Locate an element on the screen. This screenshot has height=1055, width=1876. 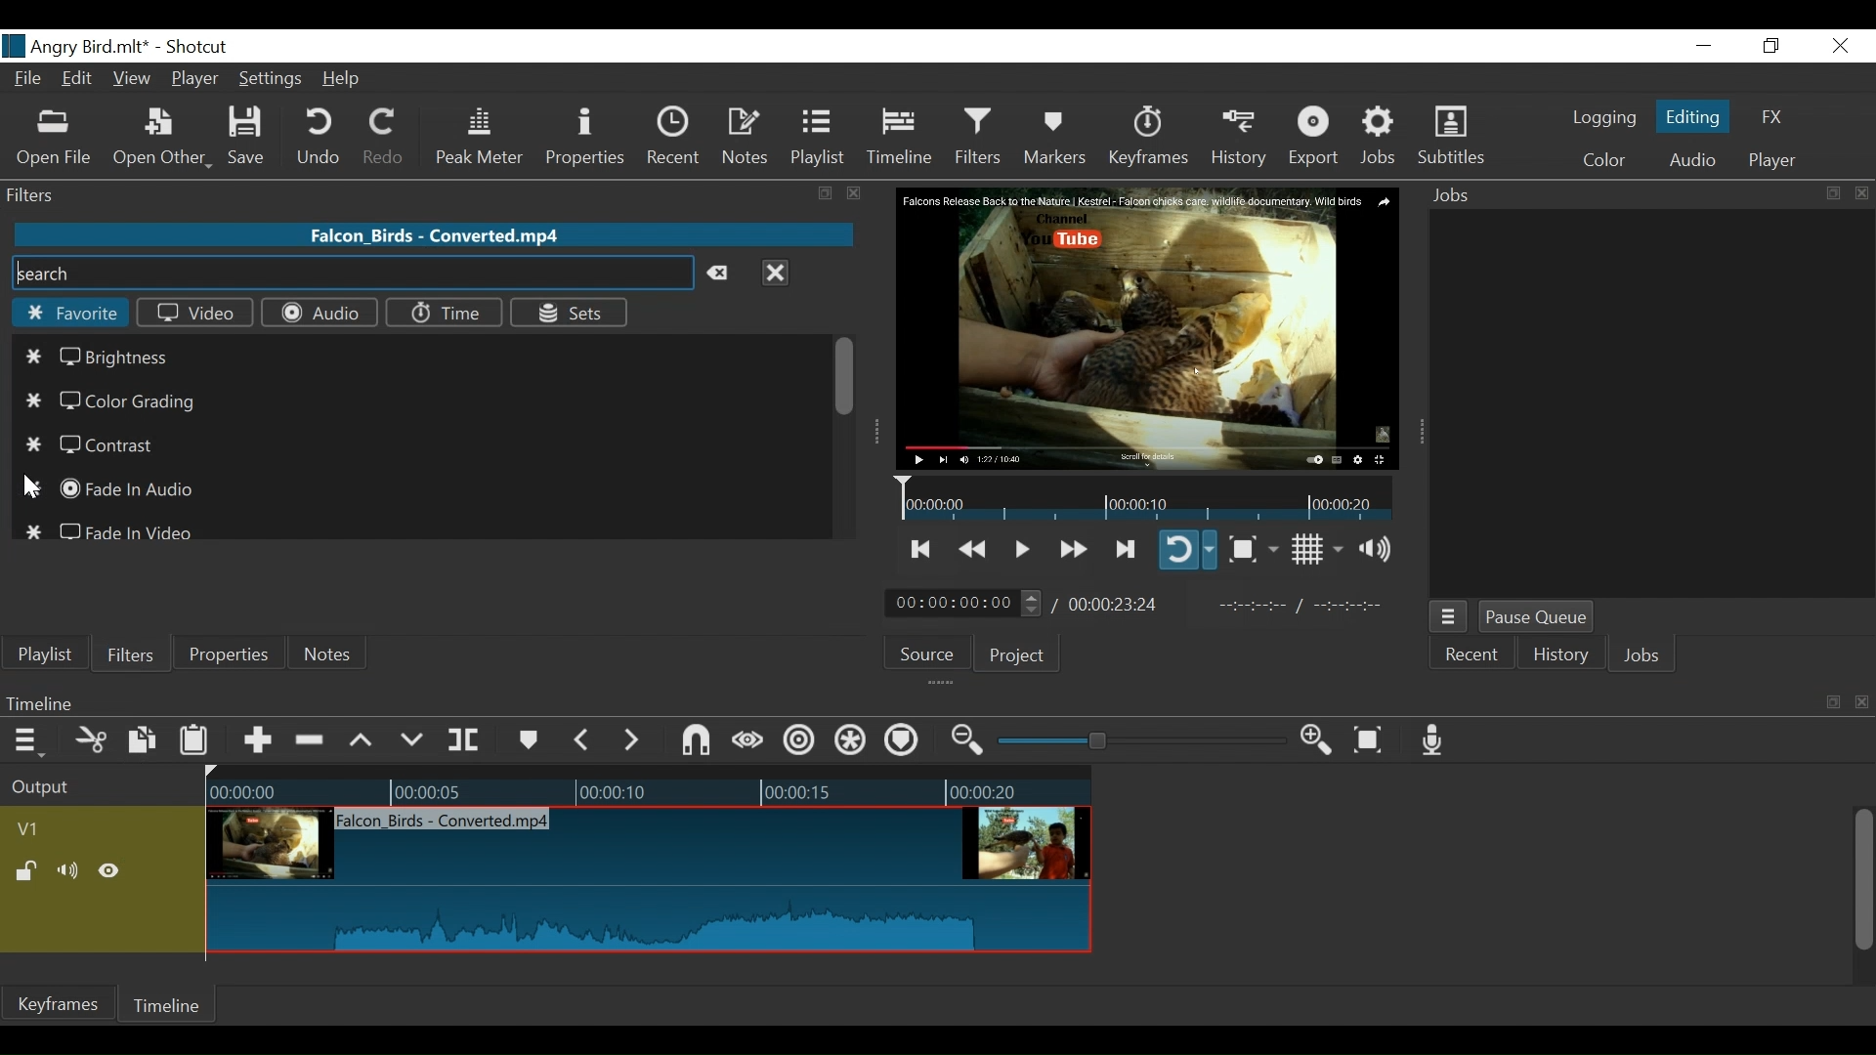
Timeline is located at coordinates (1147, 497).